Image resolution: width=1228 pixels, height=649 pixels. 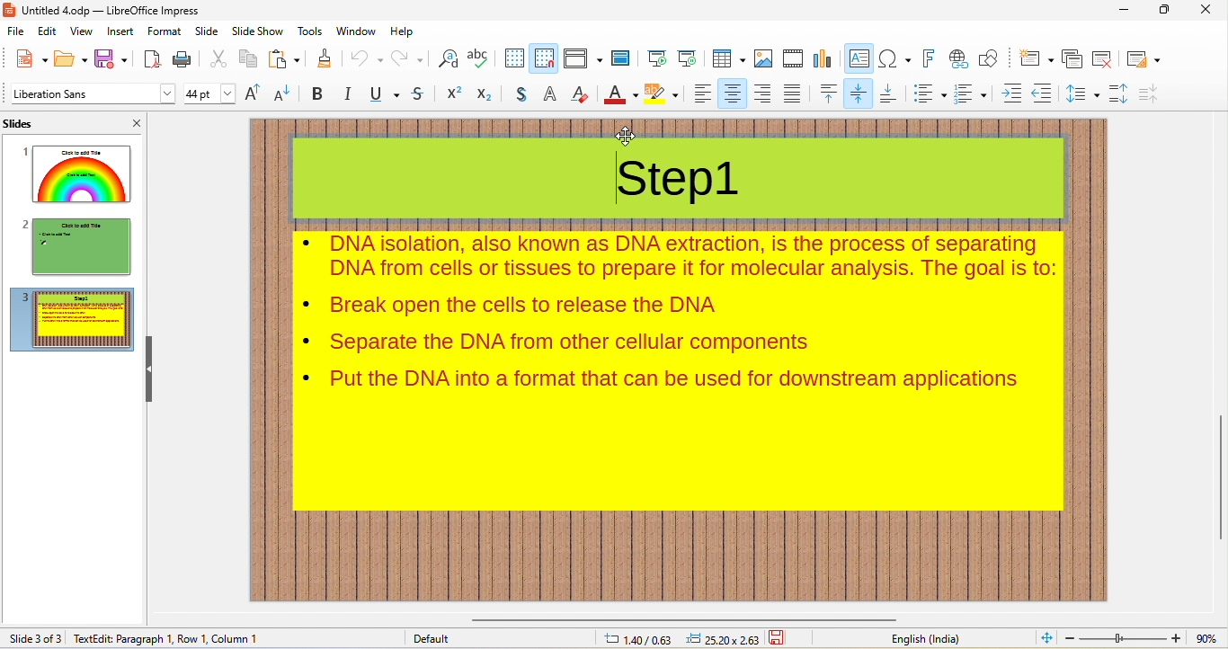 What do you see at coordinates (135, 120) in the screenshot?
I see `close` at bounding box center [135, 120].